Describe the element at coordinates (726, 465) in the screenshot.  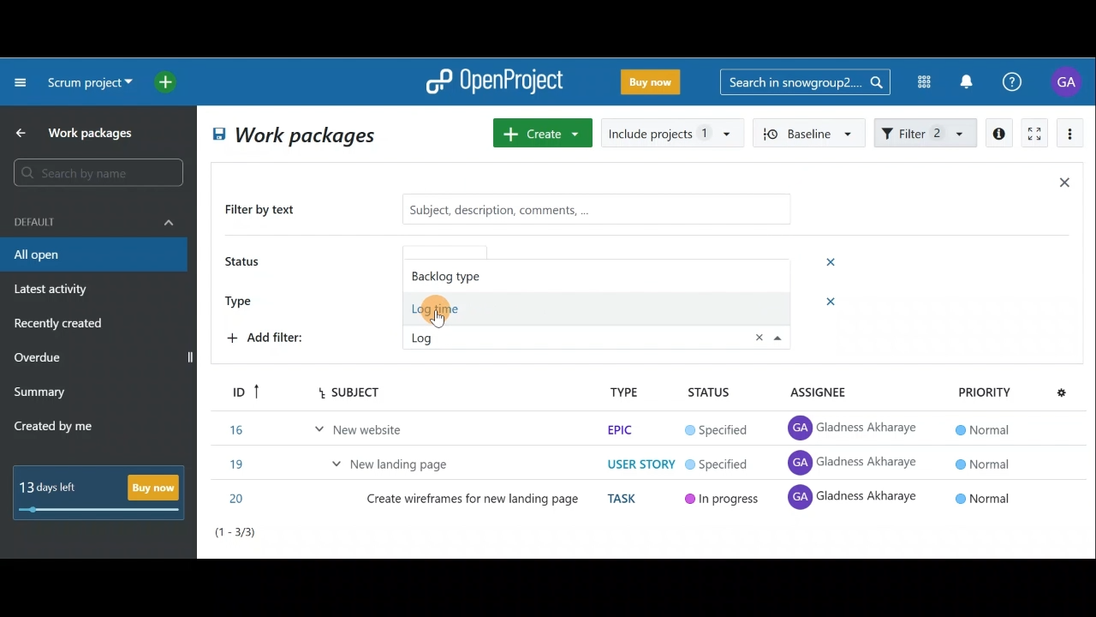
I see `Gladnes:` at that location.